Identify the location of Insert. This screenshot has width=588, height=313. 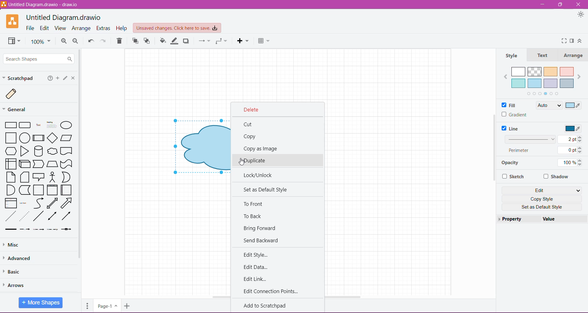
(243, 41).